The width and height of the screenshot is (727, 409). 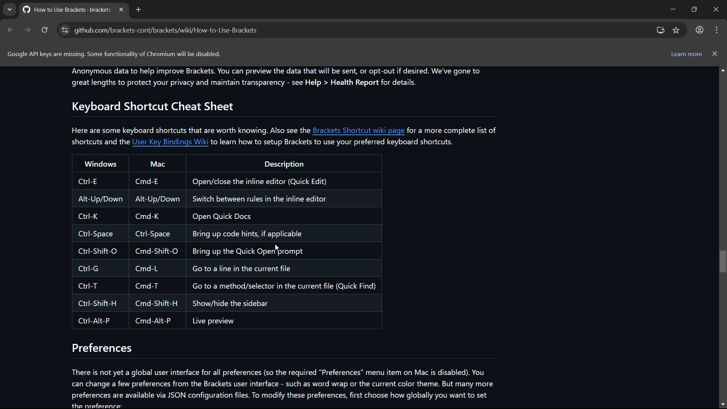 What do you see at coordinates (99, 251) in the screenshot?
I see `keyboard shortcuts in windows` at bounding box center [99, 251].